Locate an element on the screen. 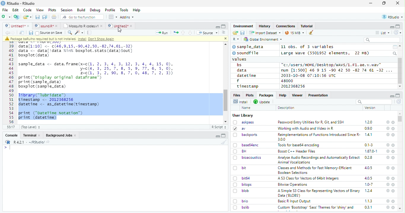 This screenshot has width=405, height=213. help is located at coordinates (388, 134).